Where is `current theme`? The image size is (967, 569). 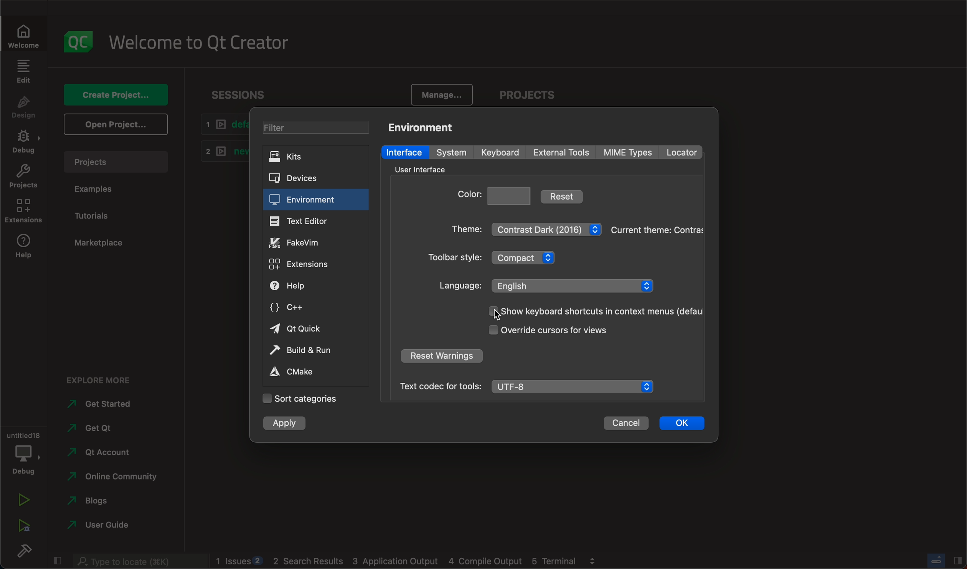 current theme is located at coordinates (657, 228).